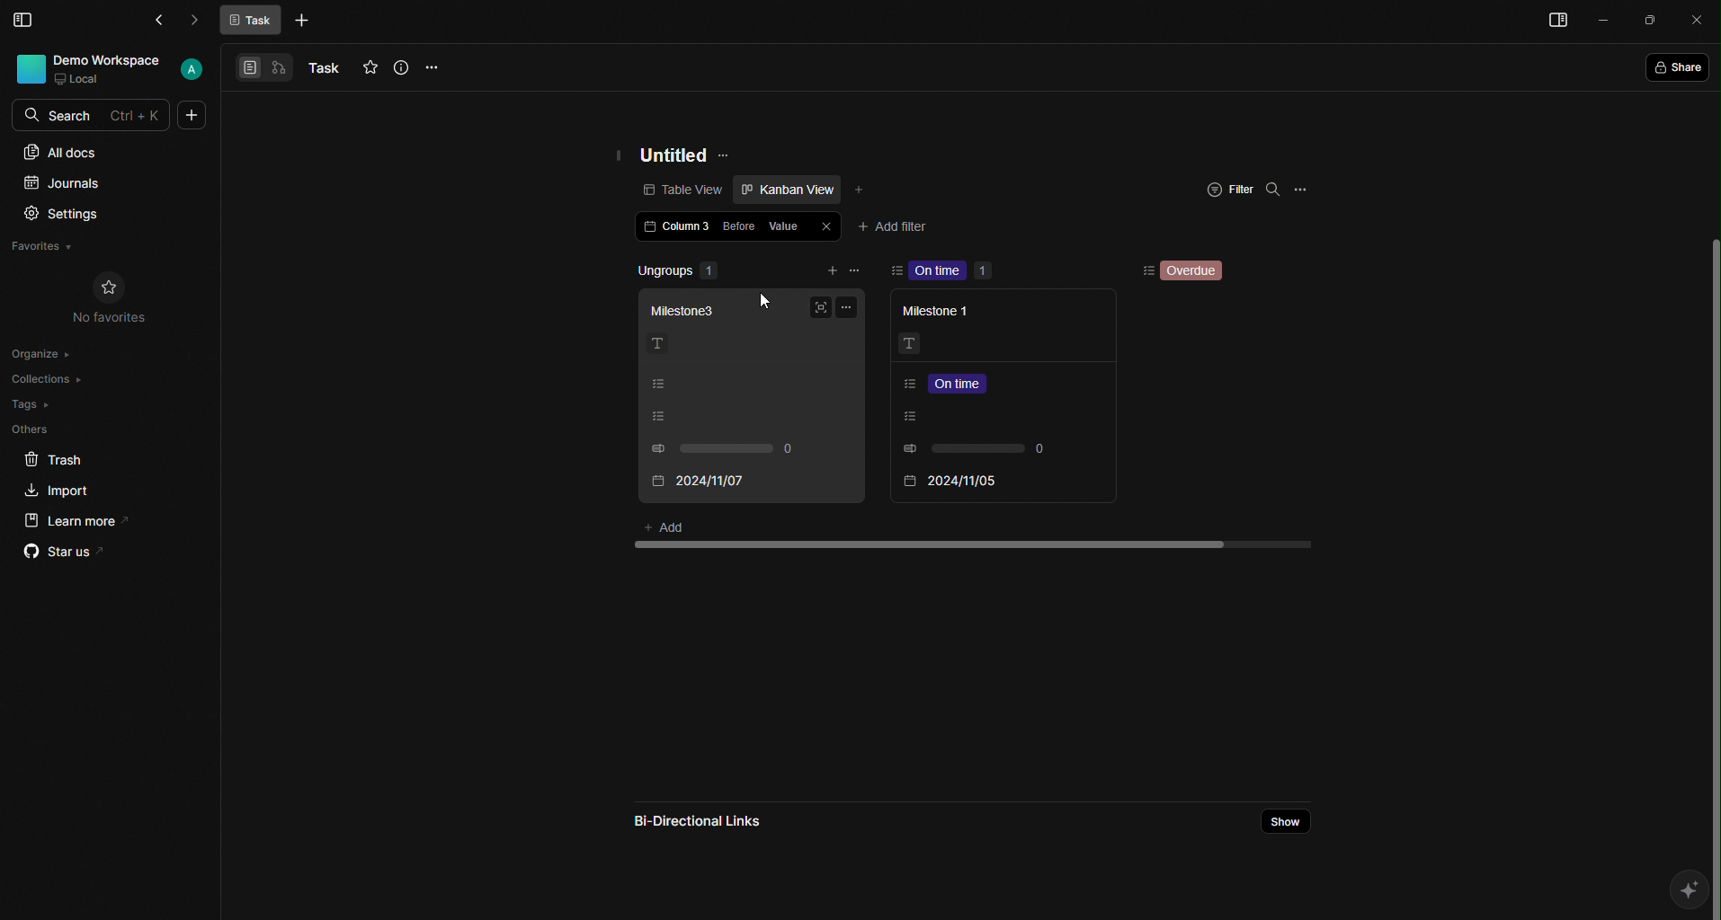  What do you see at coordinates (1691, 892) in the screenshot?
I see `AI` at bounding box center [1691, 892].